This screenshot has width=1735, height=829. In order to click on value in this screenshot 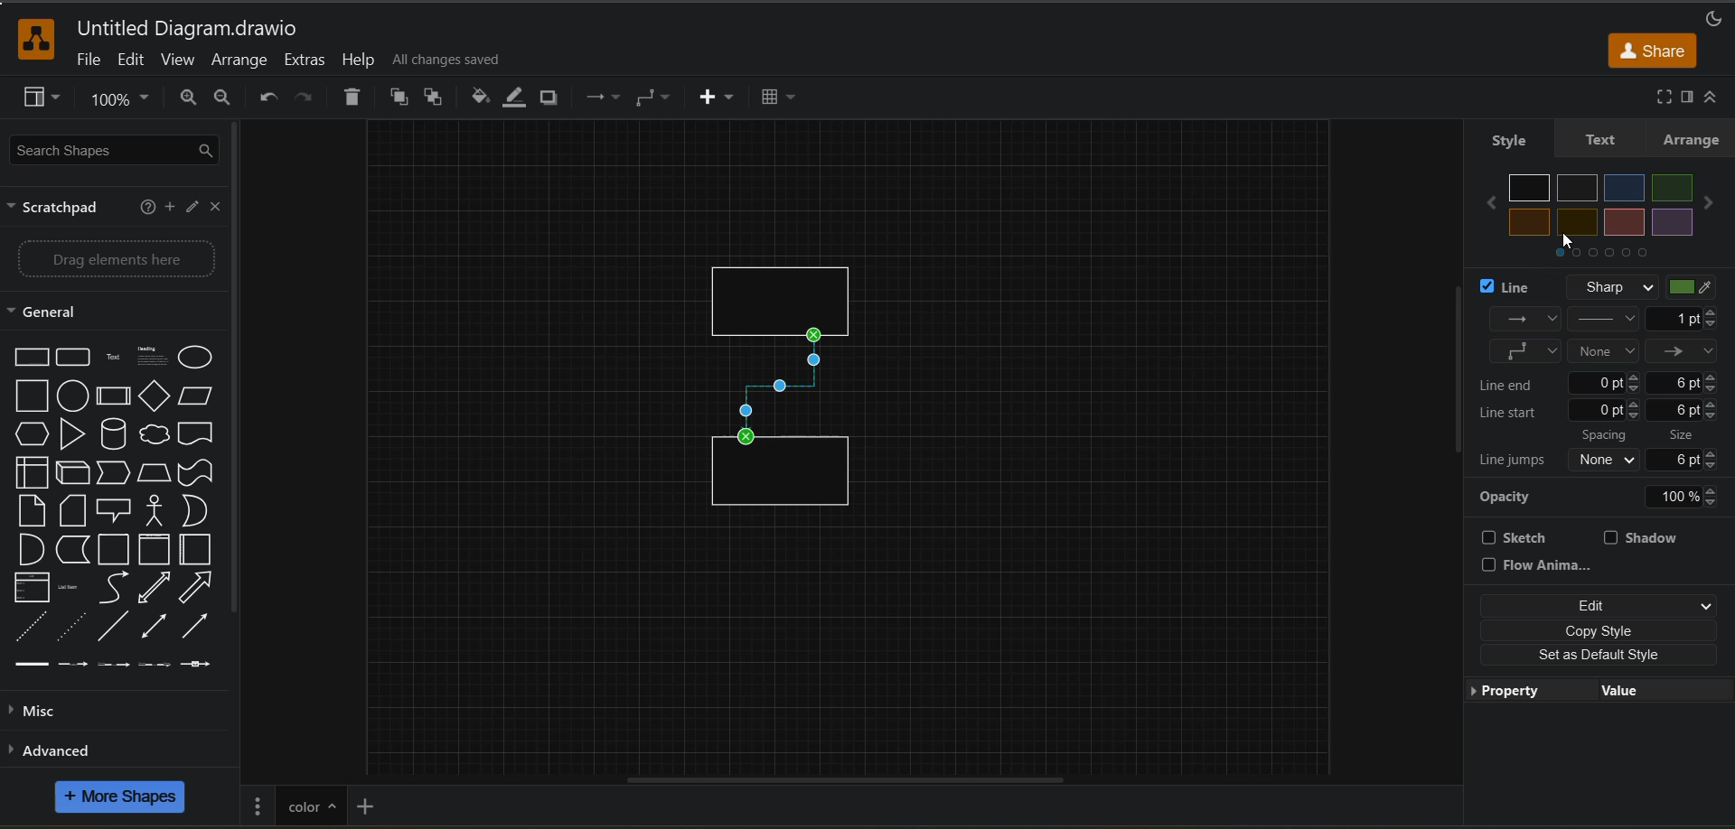, I will do `click(1615, 692)`.